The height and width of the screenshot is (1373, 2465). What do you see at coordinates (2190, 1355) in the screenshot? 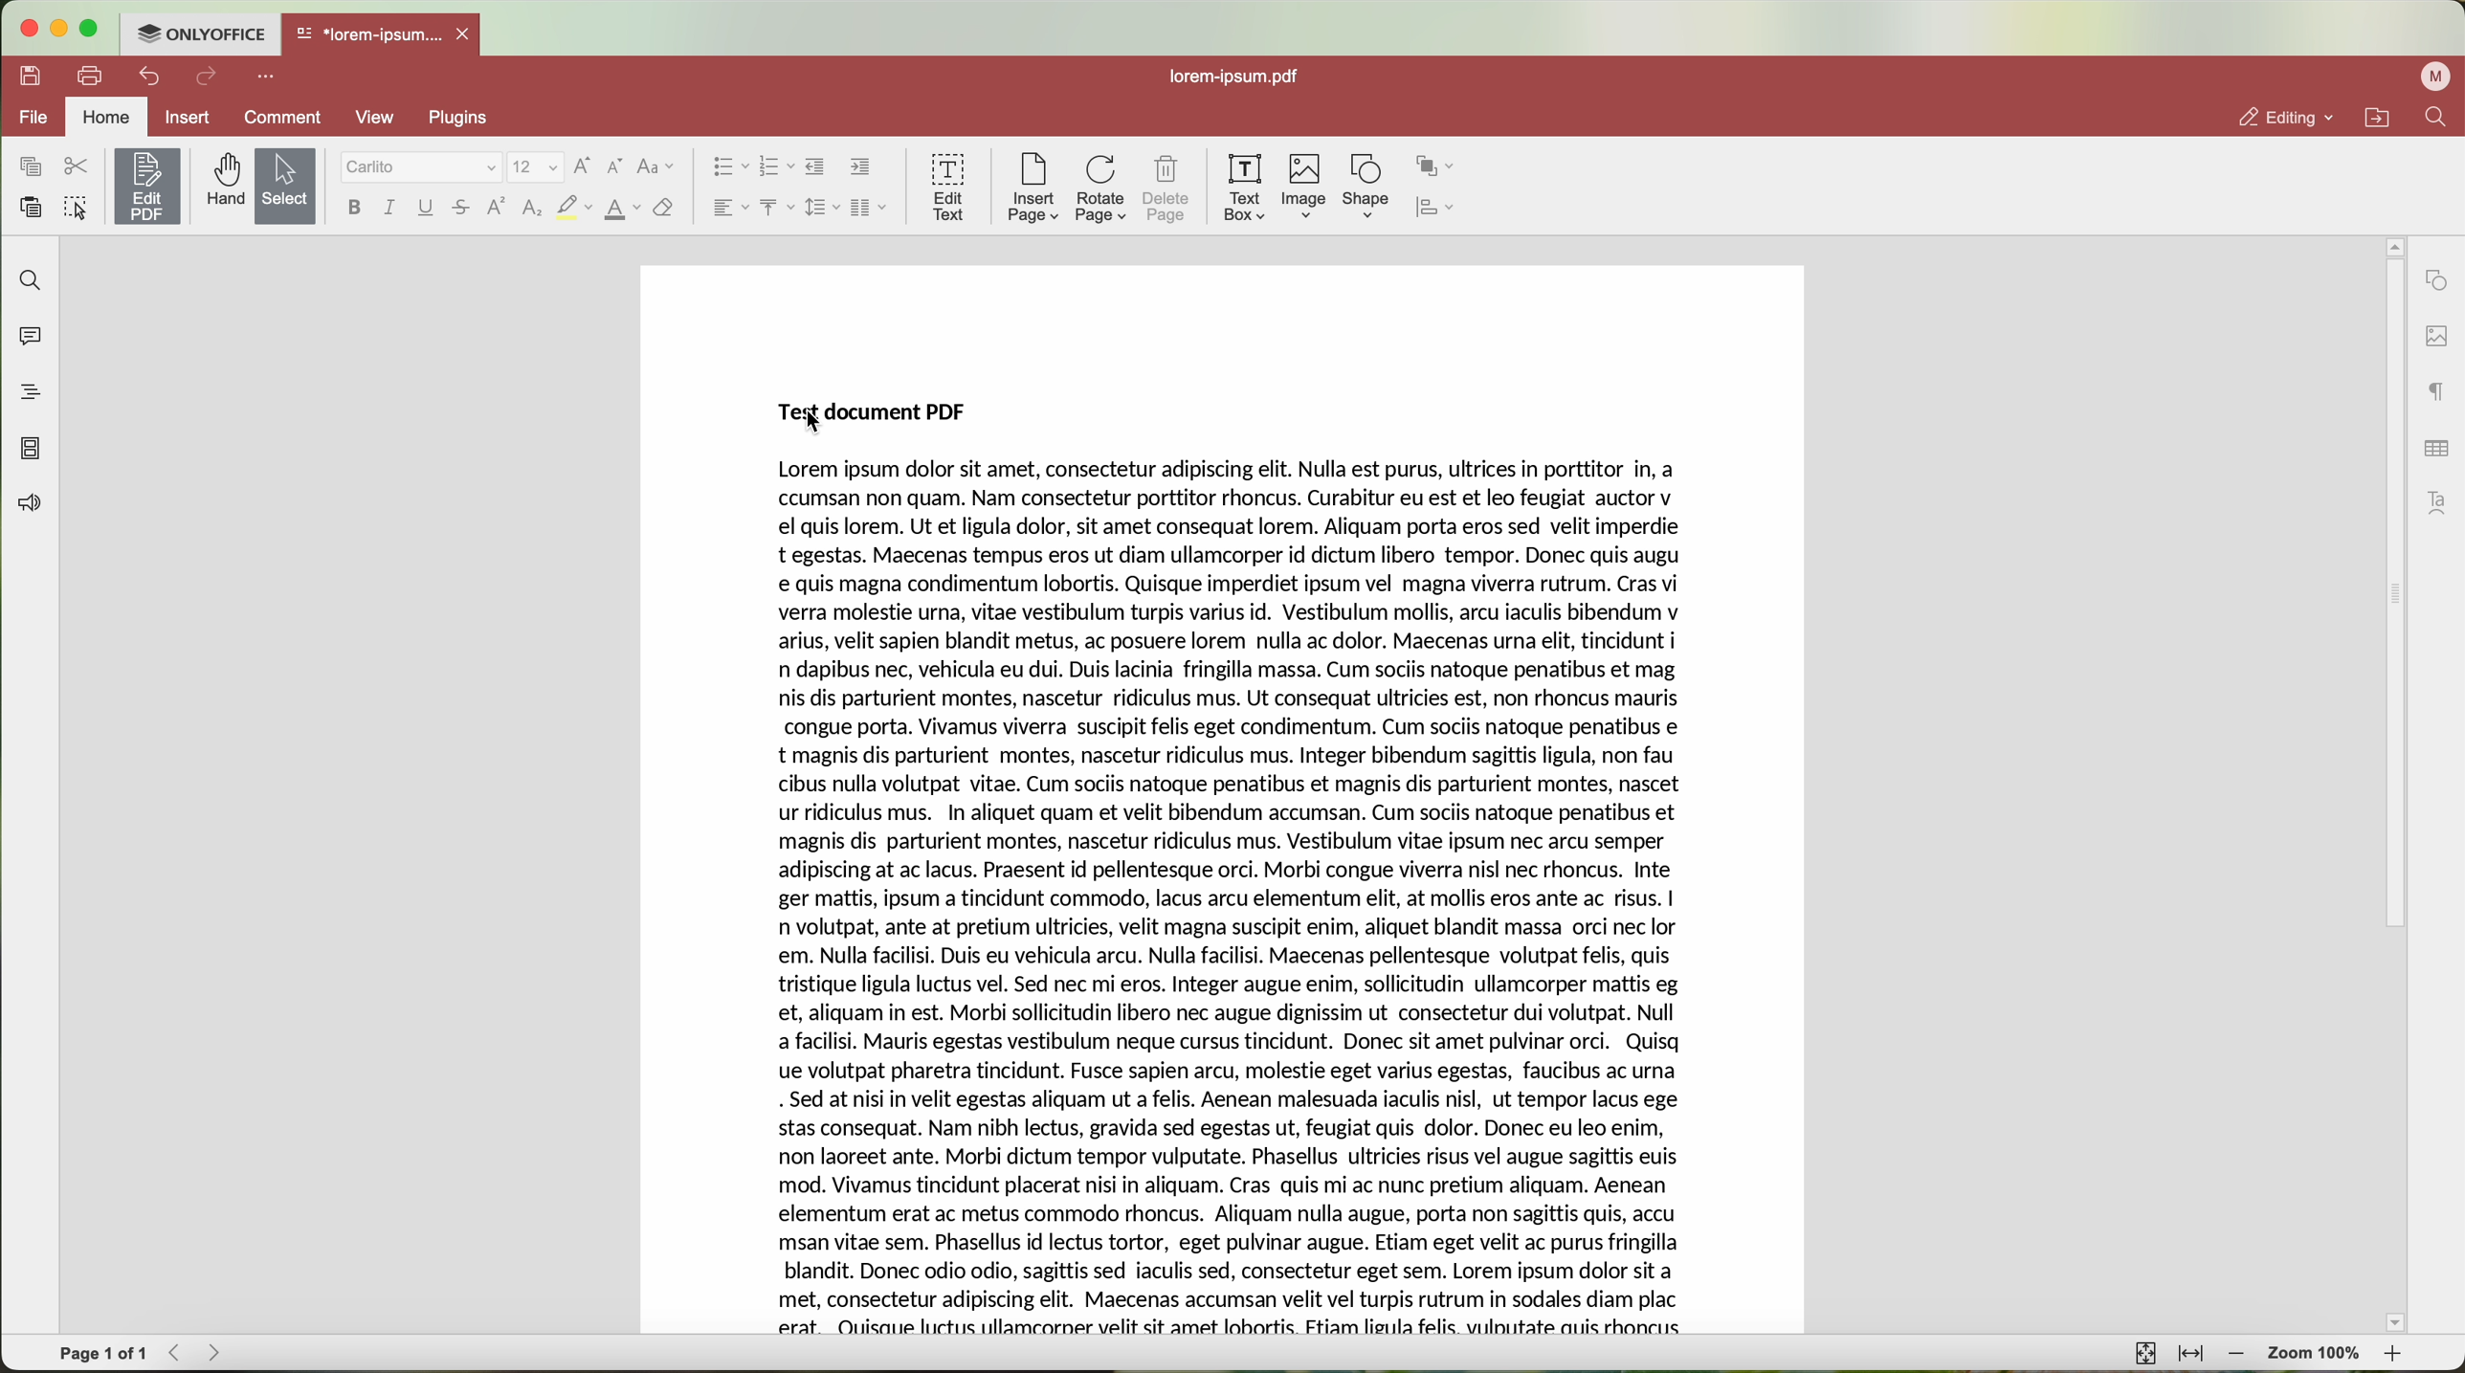
I see `fit to width` at bounding box center [2190, 1355].